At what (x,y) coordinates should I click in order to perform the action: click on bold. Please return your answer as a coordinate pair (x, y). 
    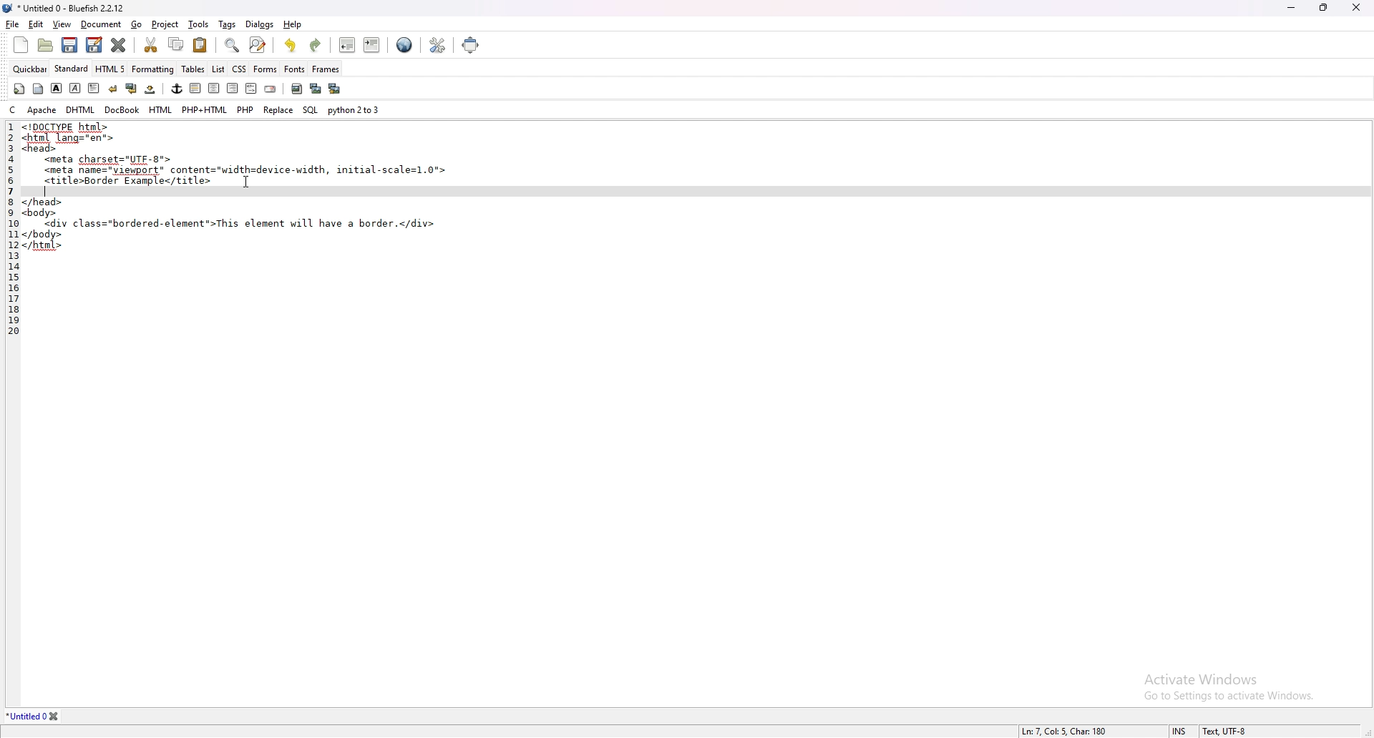
    Looking at the image, I should click on (56, 89).